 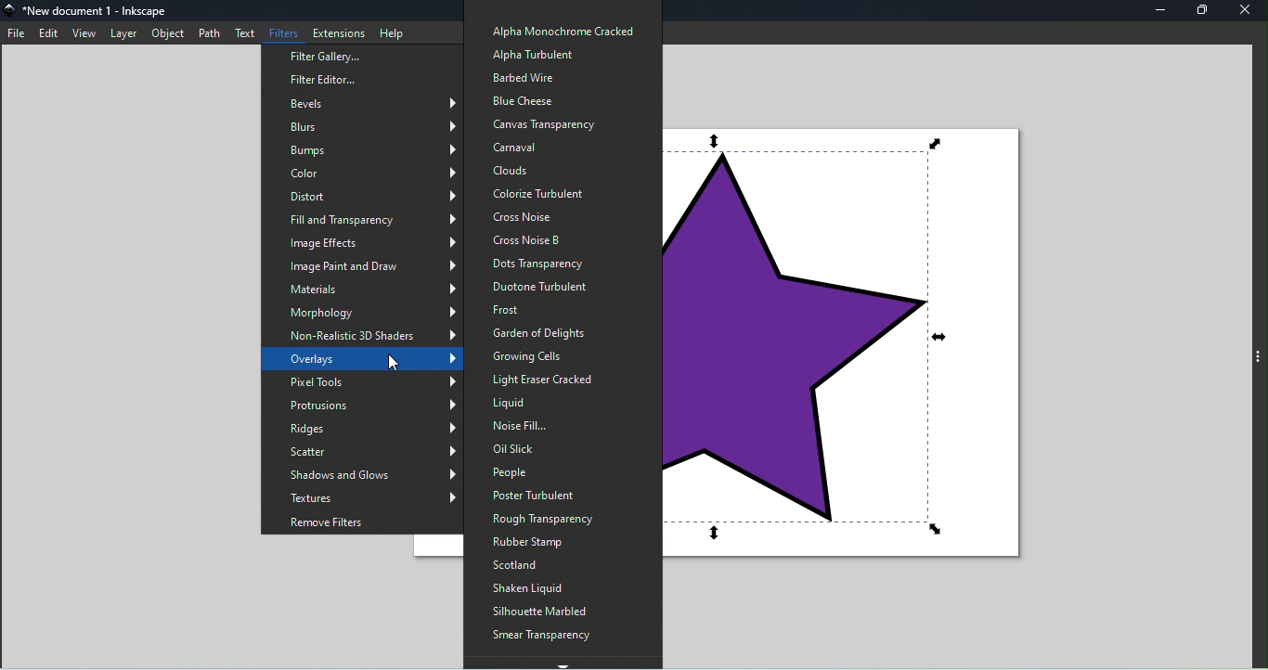 I want to click on Layer, so click(x=125, y=33).